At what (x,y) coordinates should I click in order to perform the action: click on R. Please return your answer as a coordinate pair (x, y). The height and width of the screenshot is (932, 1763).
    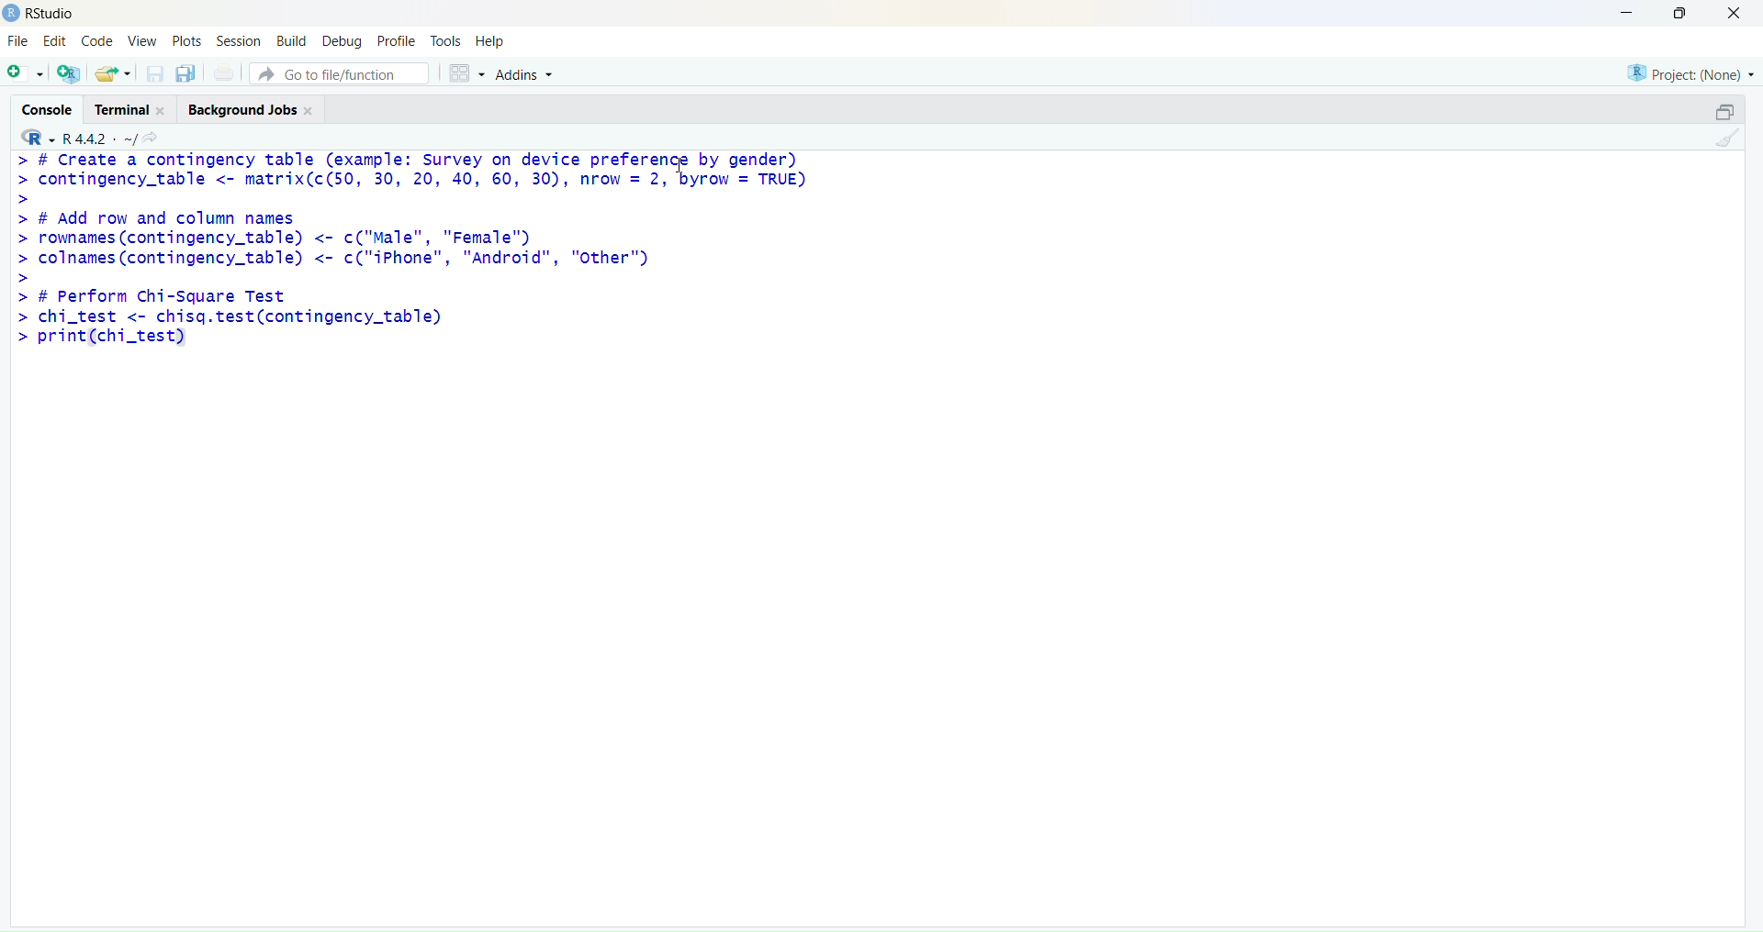
    Looking at the image, I should click on (38, 137).